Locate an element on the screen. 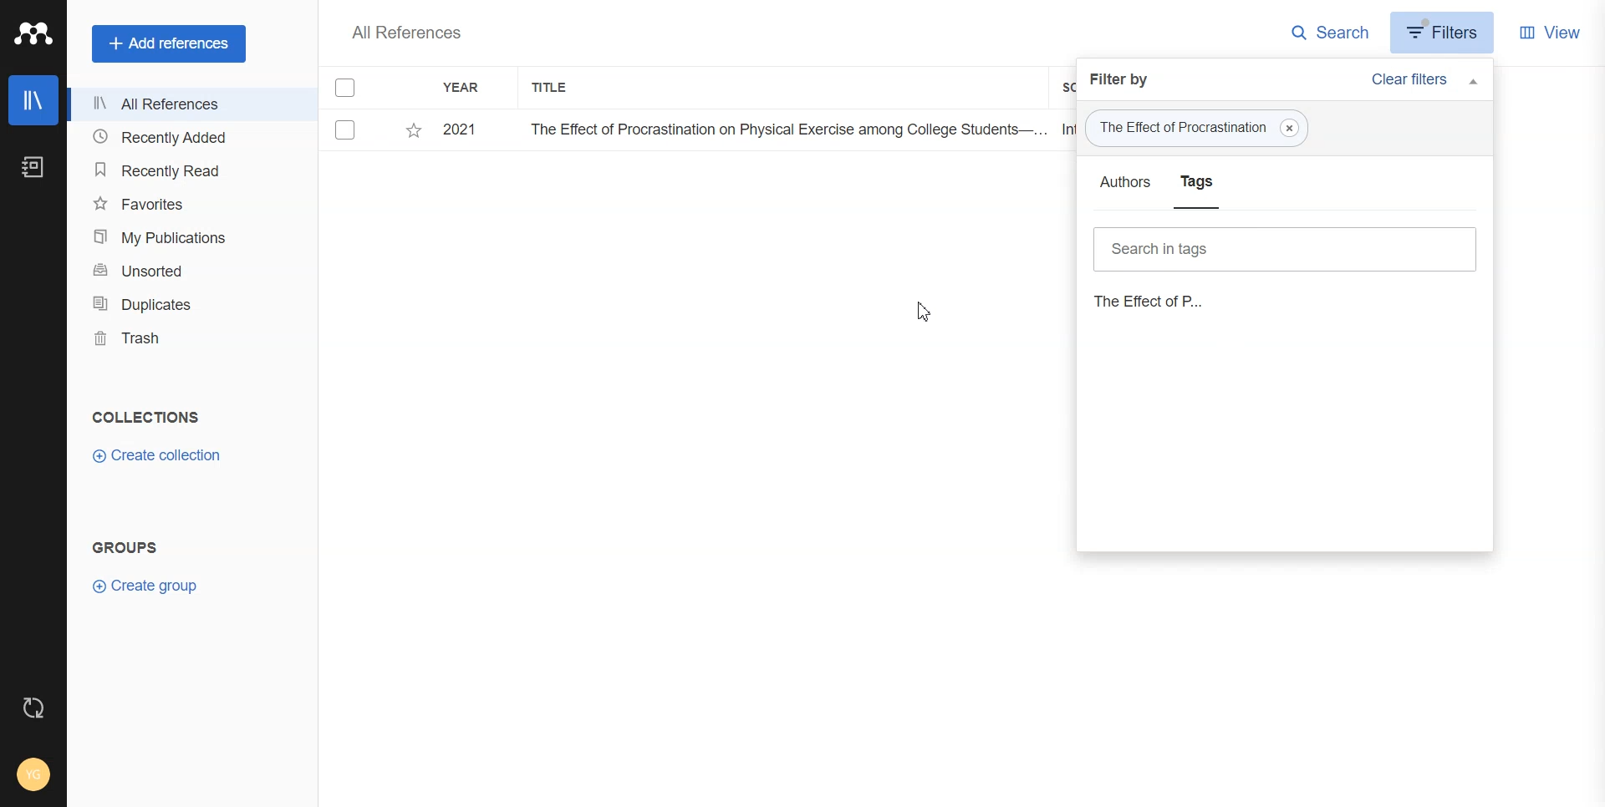 This screenshot has height=807, width=1605. Cursor is located at coordinates (925, 312).